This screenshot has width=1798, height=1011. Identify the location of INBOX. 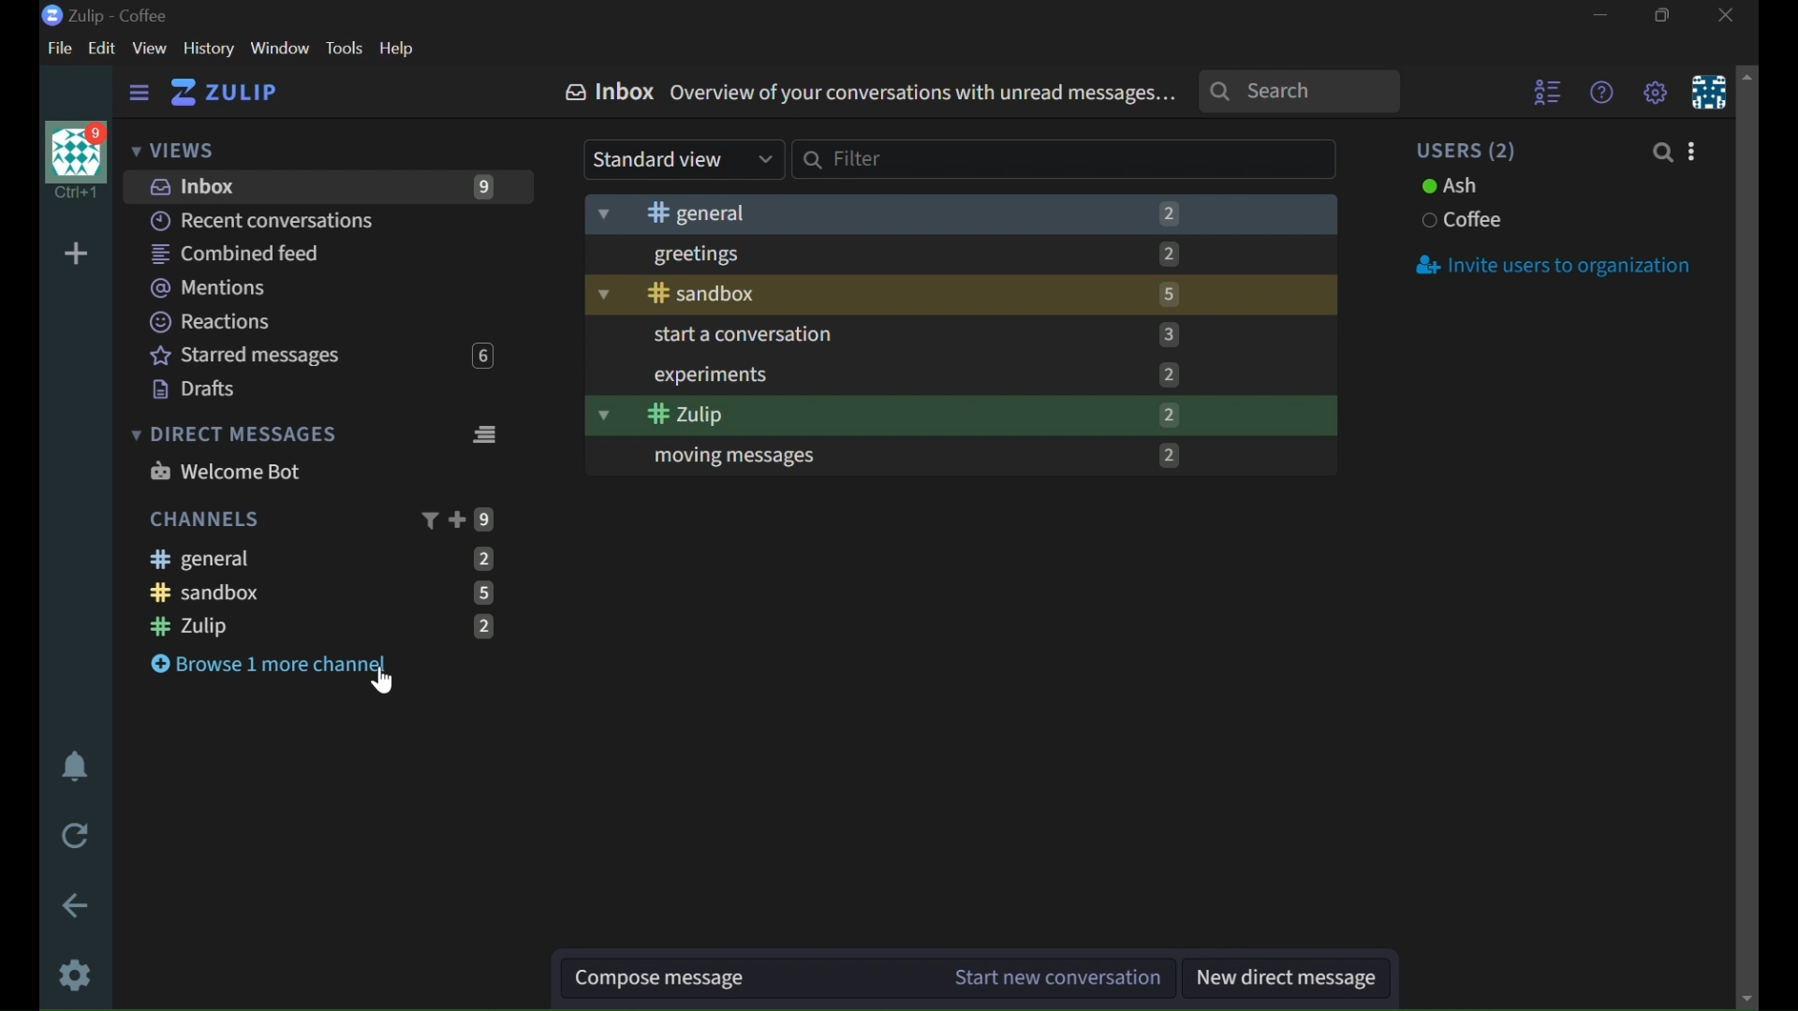
(332, 184).